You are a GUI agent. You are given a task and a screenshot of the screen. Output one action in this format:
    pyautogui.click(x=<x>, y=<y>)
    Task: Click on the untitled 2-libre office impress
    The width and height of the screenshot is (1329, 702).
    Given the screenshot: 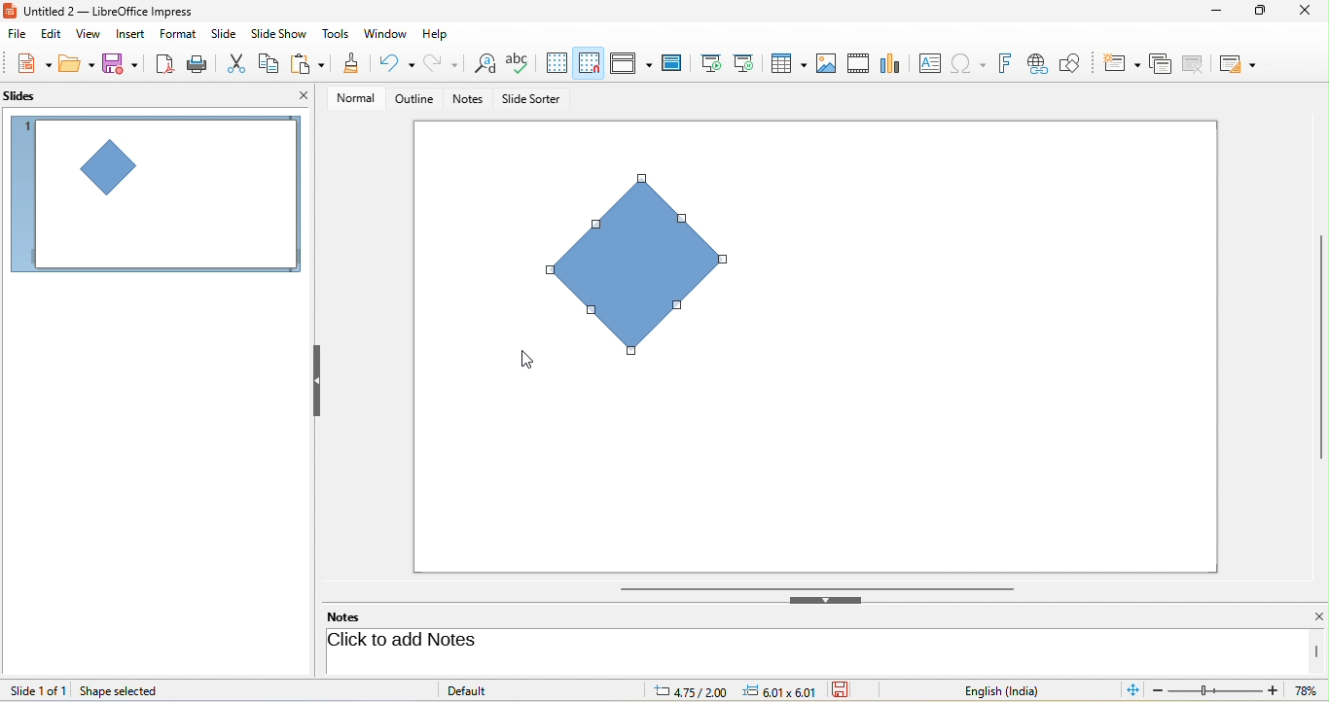 What is the action you would take?
    pyautogui.click(x=120, y=10)
    